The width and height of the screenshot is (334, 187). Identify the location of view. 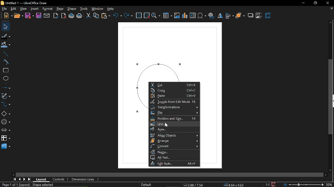
(23, 9).